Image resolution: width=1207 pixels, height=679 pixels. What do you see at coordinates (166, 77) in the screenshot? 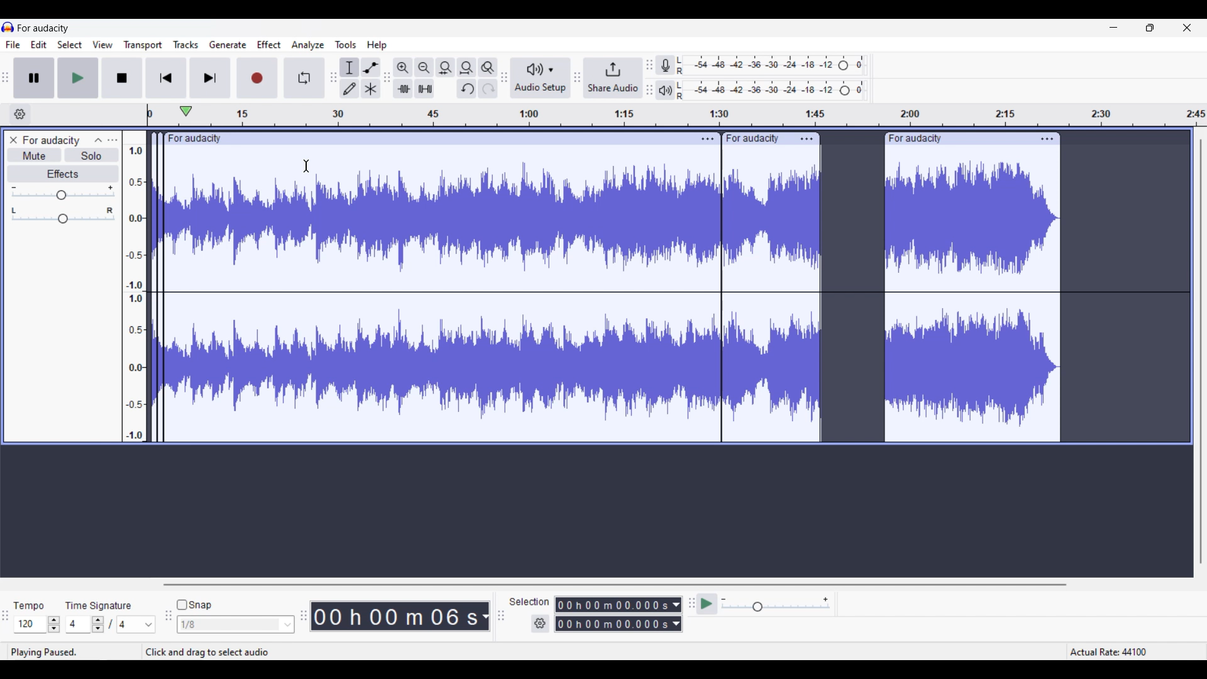
I see `Skip/Select to start` at bounding box center [166, 77].